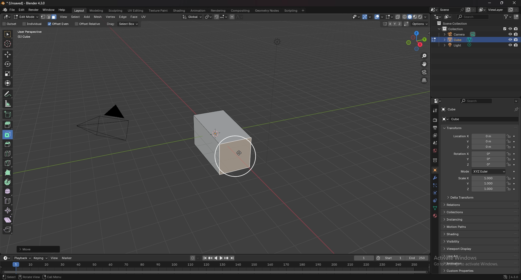  What do you see at coordinates (506, 277) in the screenshot?
I see `network` at bounding box center [506, 277].